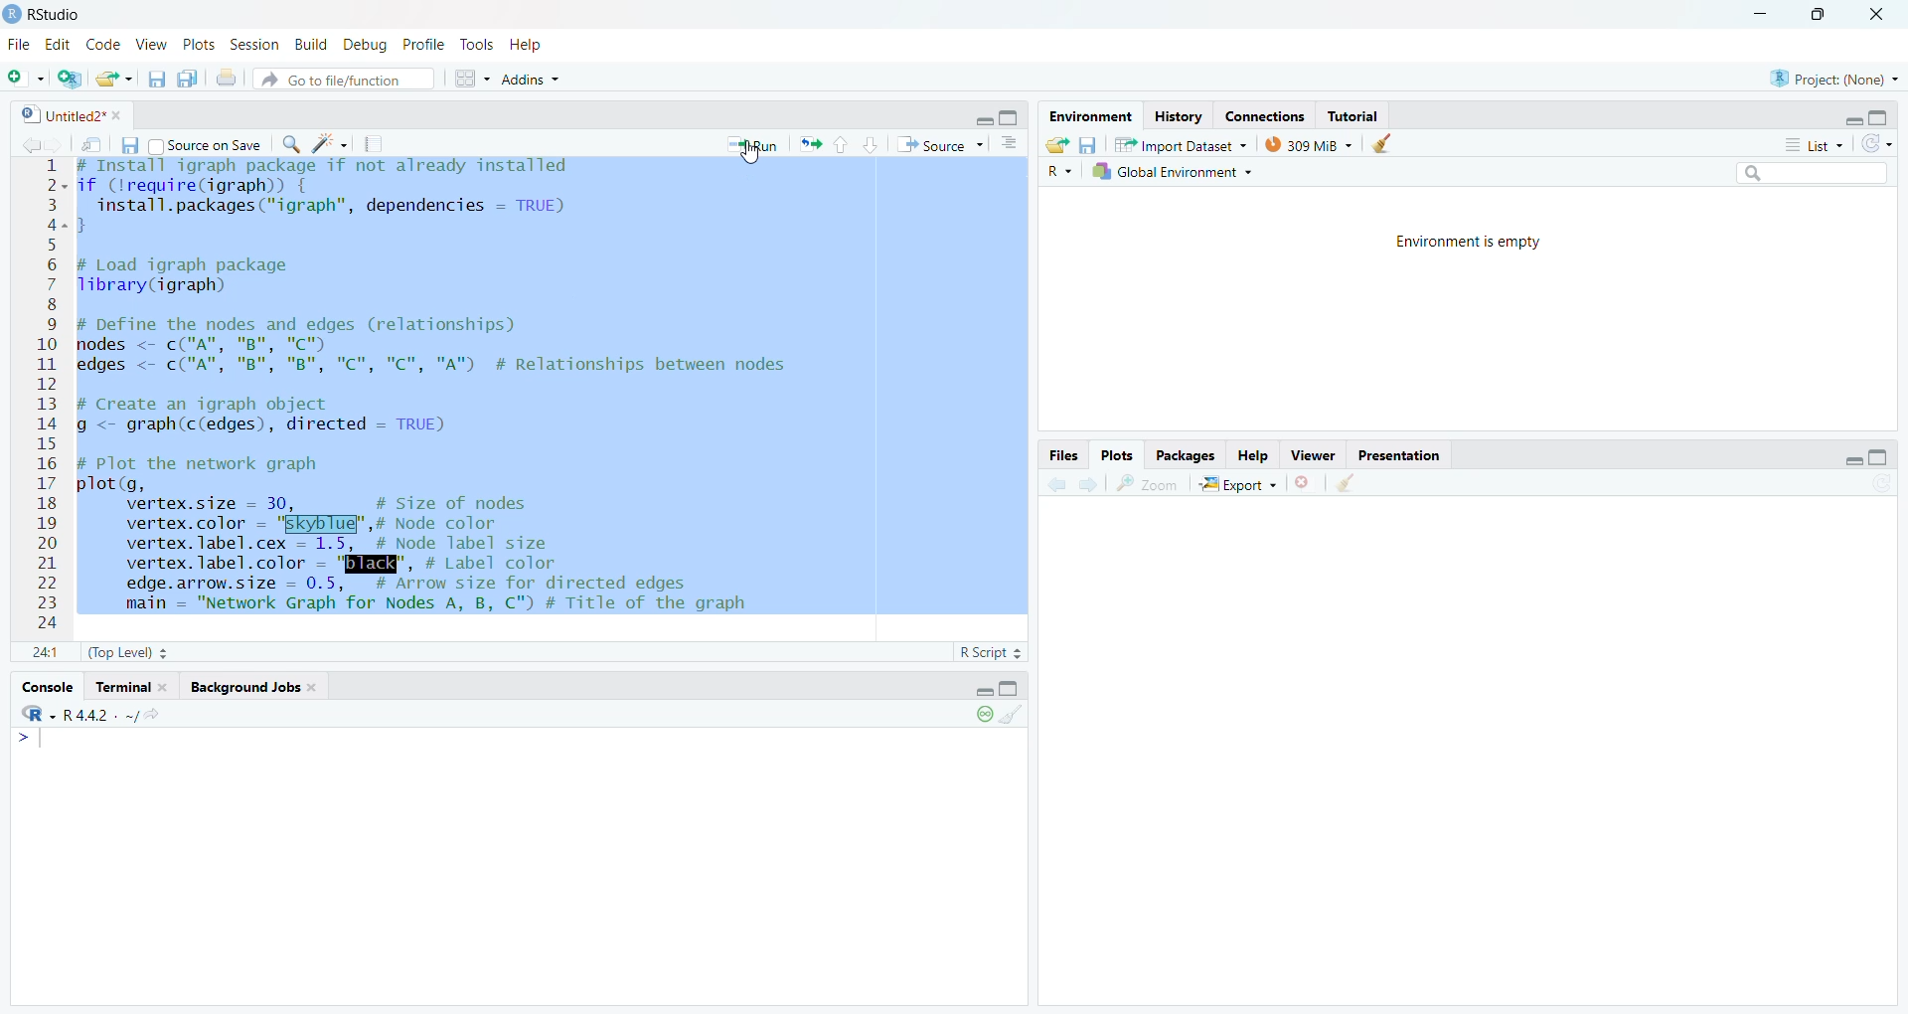 This screenshot has width=1908, height=1014. What do you see at coordinates (1817, 170) in the screenshot?
I see `search` at bounding box center [1817, 170].